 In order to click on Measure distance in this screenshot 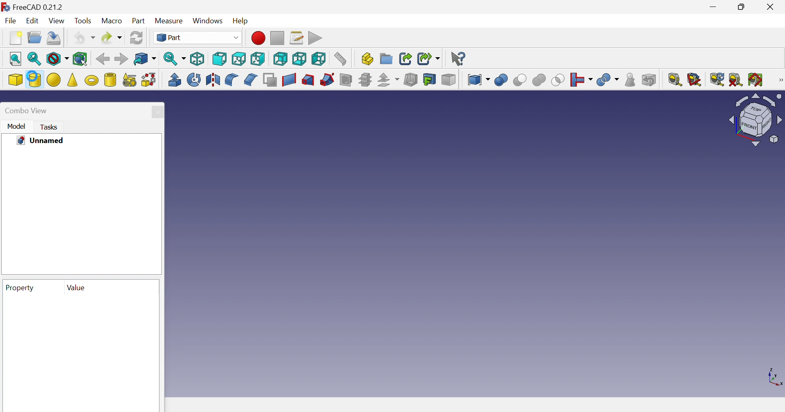, I will do `click(341, 58)`.